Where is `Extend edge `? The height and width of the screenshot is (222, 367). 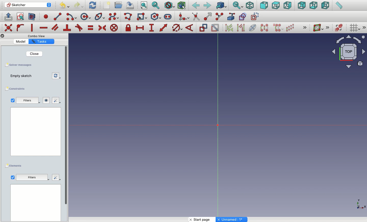
Extend edge  is located at coordinates (208, 17).